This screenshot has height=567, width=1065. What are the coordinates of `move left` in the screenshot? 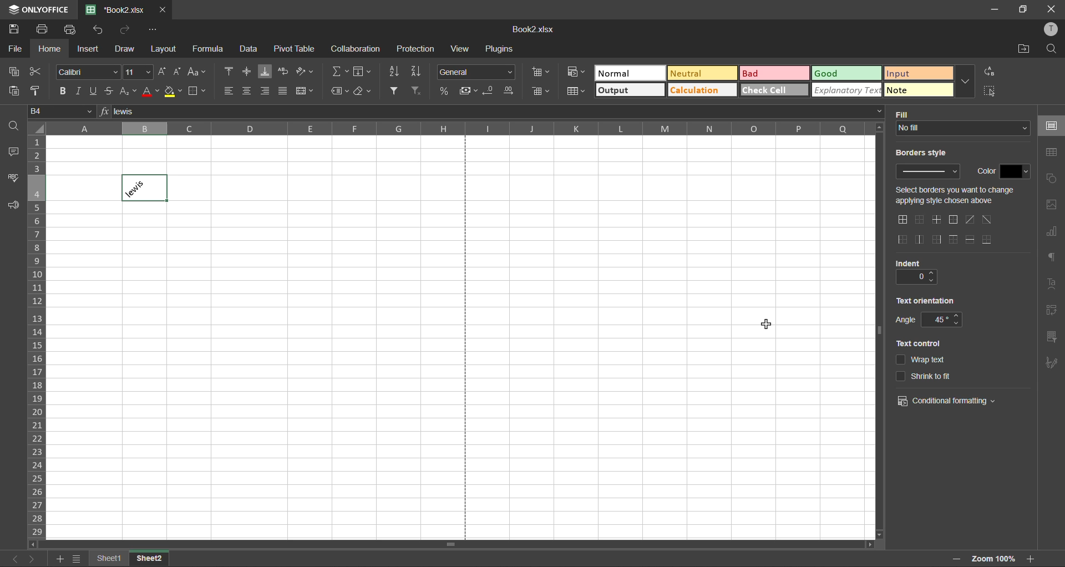 It's located at (32, 545).